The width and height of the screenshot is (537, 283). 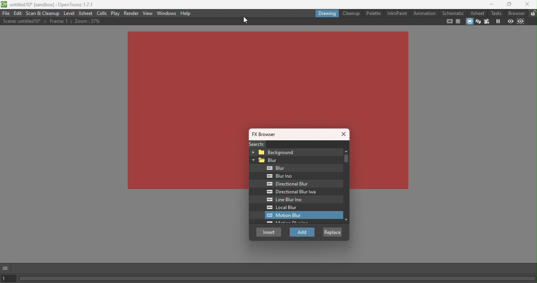 What do you see at coordinates (373, 13) in the screenshot?
I see `Palette` at bounding box center [373, 13].